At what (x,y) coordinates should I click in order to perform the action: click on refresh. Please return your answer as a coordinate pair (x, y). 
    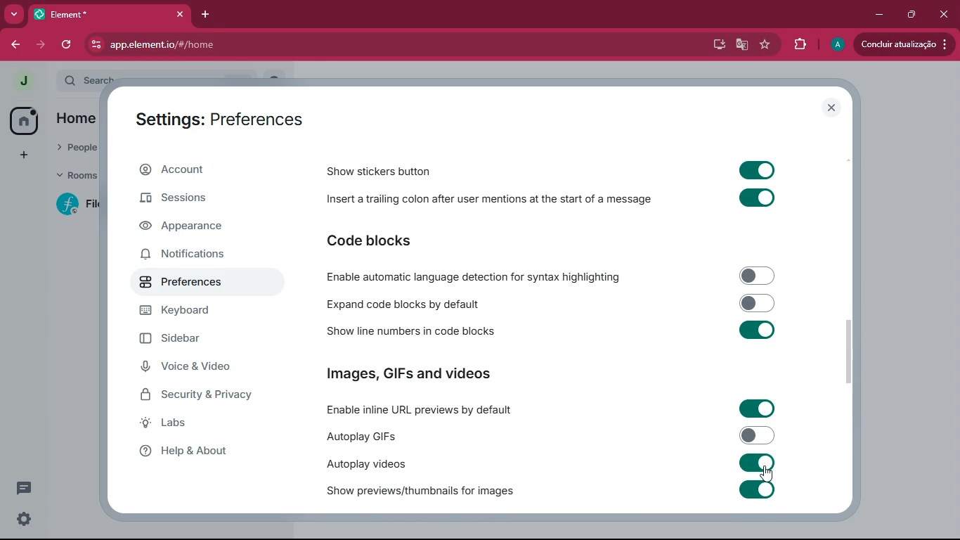
    Looking at the image, I should click on (67, 44).